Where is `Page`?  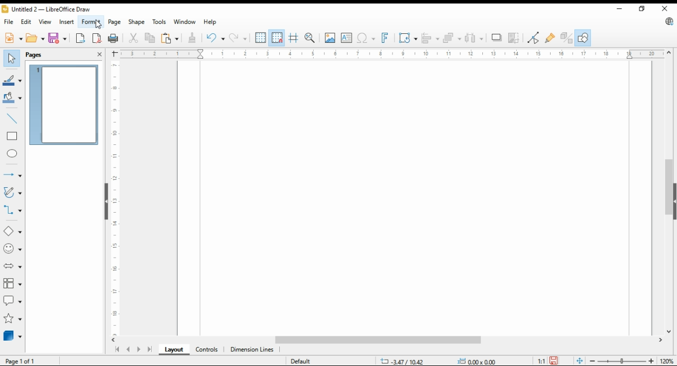
Page is located at coordinates (406, 198).